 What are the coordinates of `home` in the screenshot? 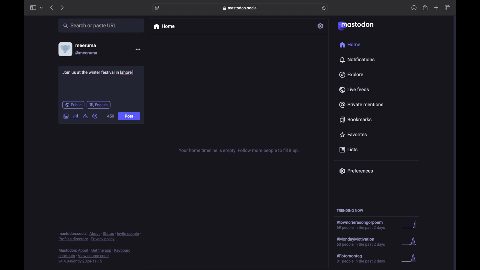 It's located at (350, 45).